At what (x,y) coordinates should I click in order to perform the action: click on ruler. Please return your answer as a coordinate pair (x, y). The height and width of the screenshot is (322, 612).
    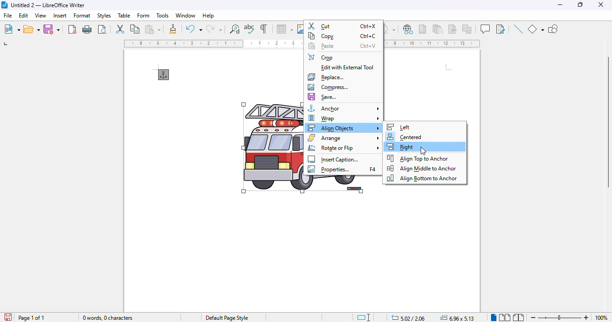
    Looking at the image, I should click on (433, 44).